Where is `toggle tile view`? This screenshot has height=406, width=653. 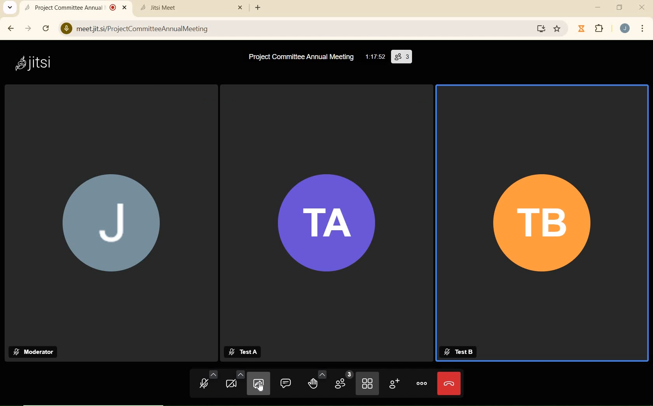 toggle tile view is located at coordinates (367, 385).